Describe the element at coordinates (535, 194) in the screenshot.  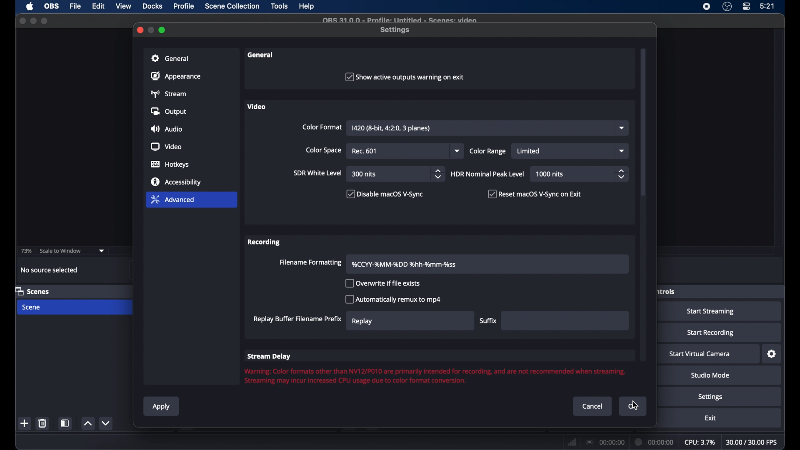
I see `checkbox` at that location.